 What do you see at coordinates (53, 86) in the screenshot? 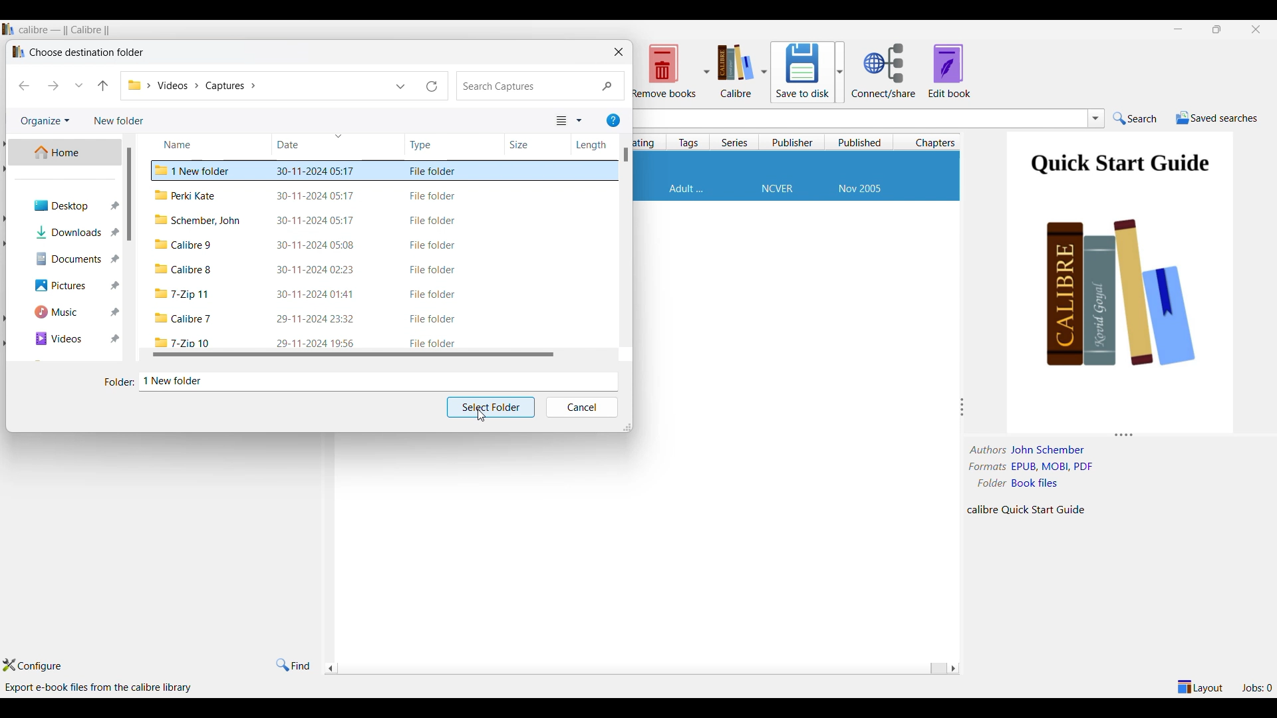
I see `Go forward` at bounding box center [53, 86].